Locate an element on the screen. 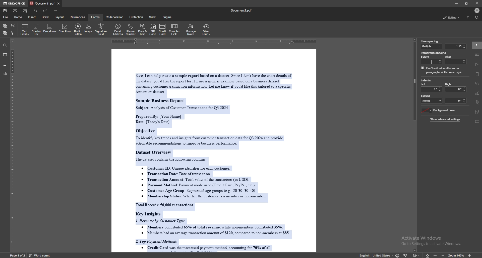  close tab is located at coordinates (58, 3).